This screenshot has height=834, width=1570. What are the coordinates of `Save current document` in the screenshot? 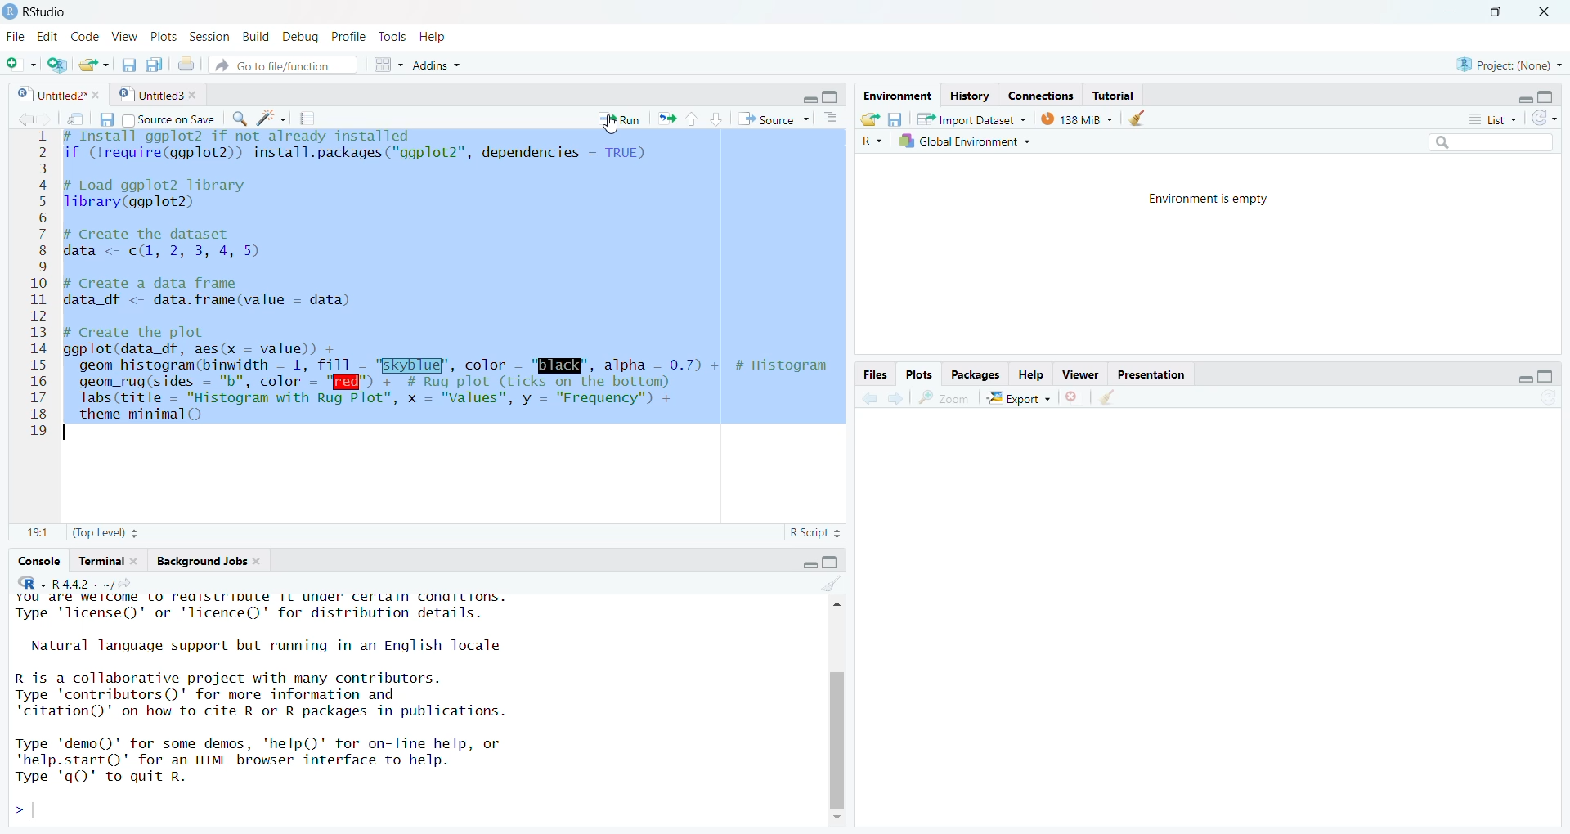 It's located at (126, 65).